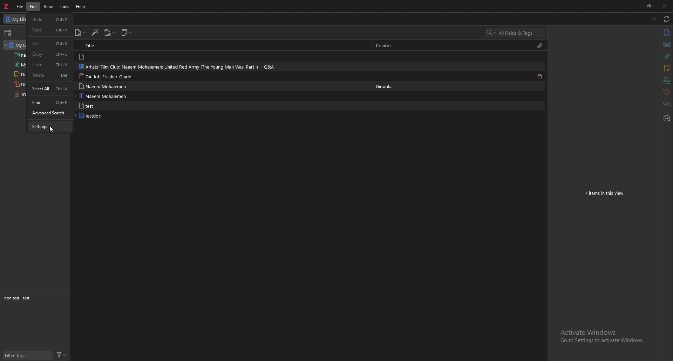 This screenshot has width=673, height=361. I want to click on zotero, so click(7, 6).